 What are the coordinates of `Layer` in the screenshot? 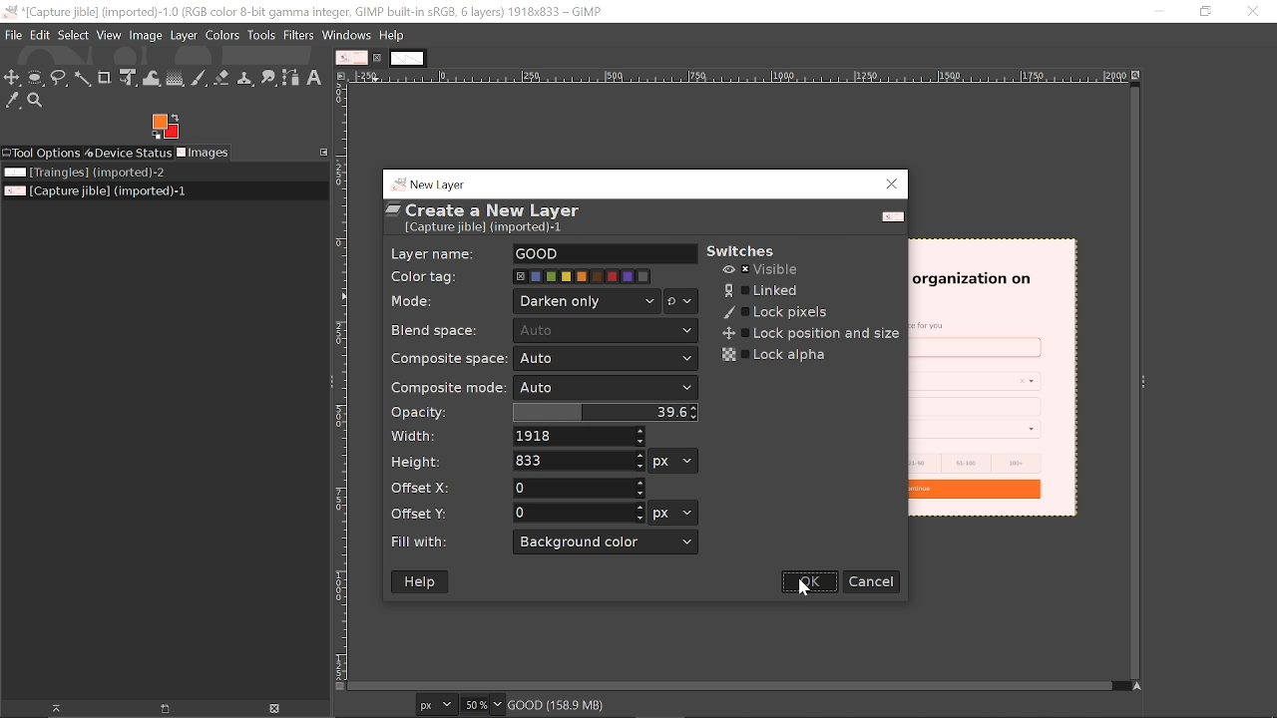 It's located at (185, 35).